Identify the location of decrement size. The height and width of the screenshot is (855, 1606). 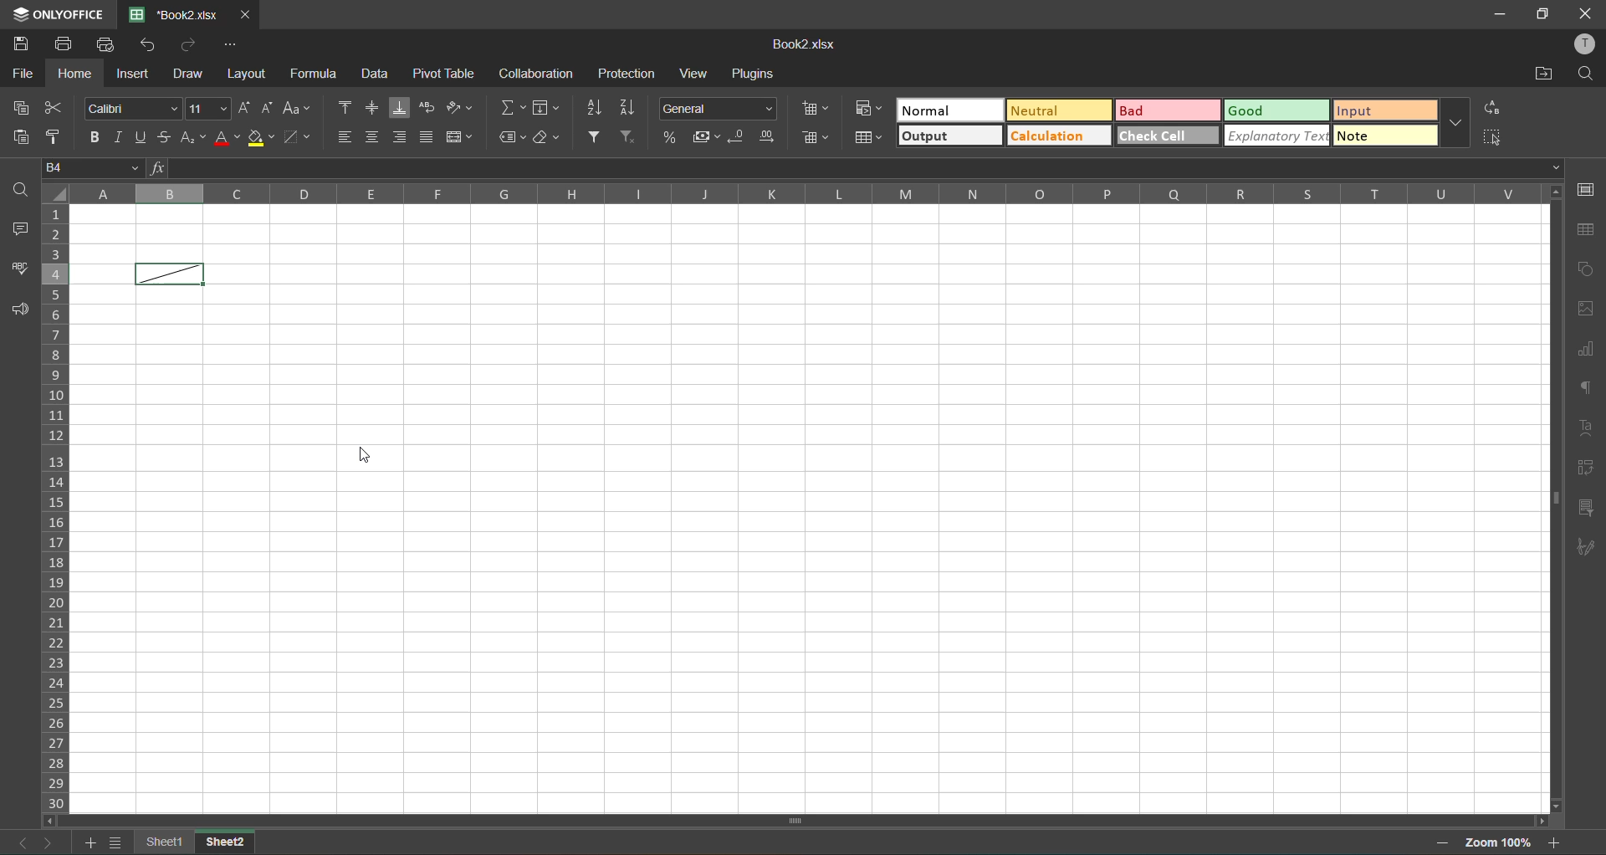
(270, 108).